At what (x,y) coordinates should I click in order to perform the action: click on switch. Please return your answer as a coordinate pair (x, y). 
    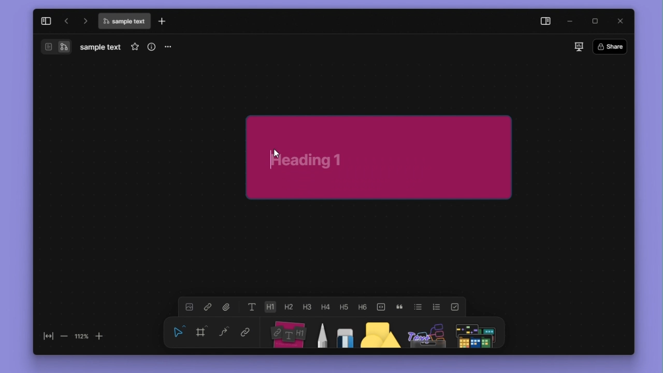
    Looking at the image, I should click on (49, 47).